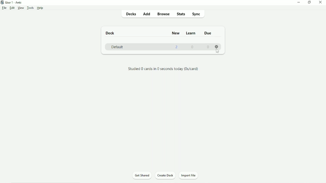 The width and height of the screenshot is (326, 183). Describe the element at coordinates (110, 33) in the screenshot. I see `Deck` at that location.